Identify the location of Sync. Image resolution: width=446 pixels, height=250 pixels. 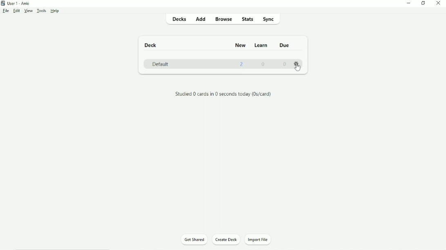
(269, 20).